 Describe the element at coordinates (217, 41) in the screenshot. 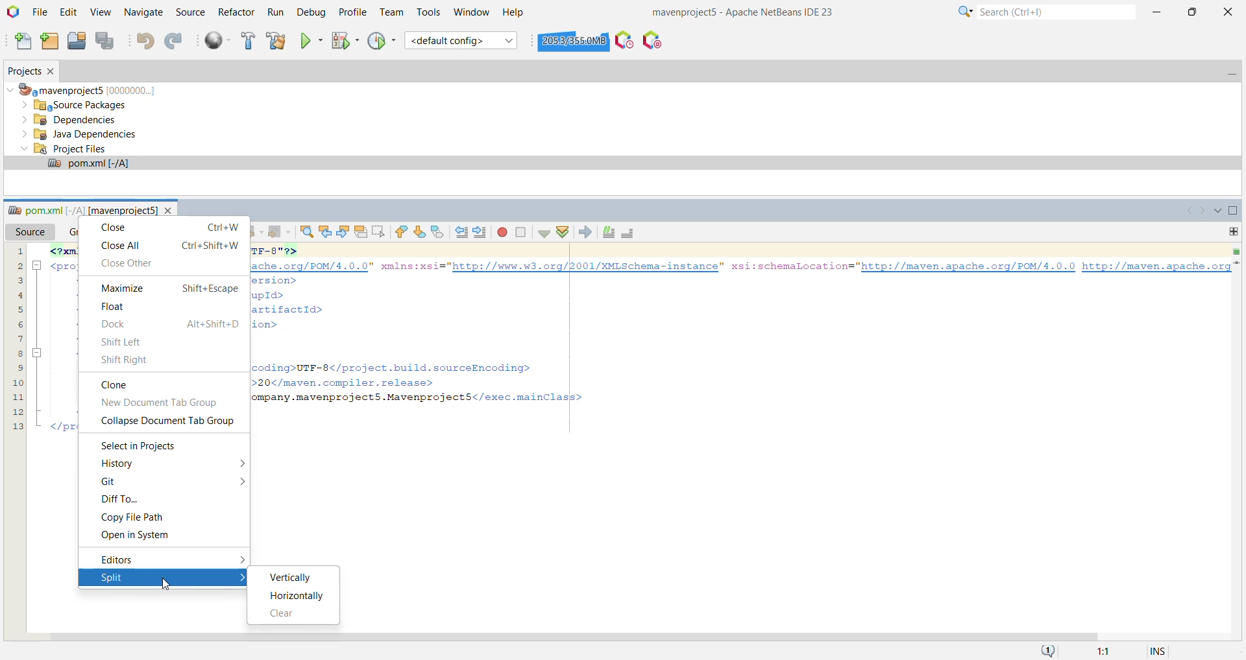

I see `Run All` at that location.